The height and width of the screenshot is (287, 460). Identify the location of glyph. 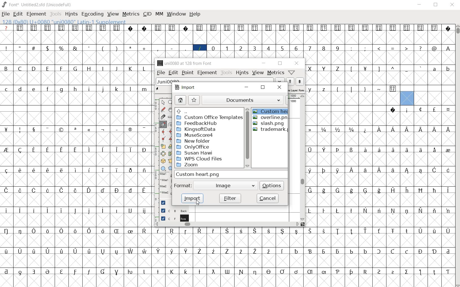
(102, 210).